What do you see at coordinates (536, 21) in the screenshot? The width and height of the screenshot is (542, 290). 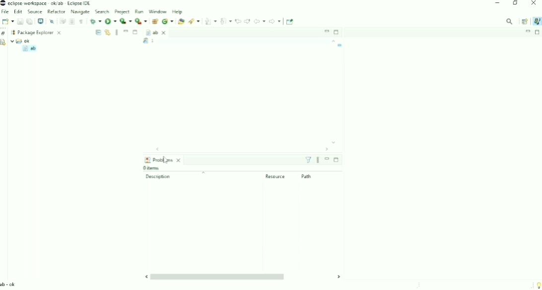 I see `Java` at bounding box center [536, 21].